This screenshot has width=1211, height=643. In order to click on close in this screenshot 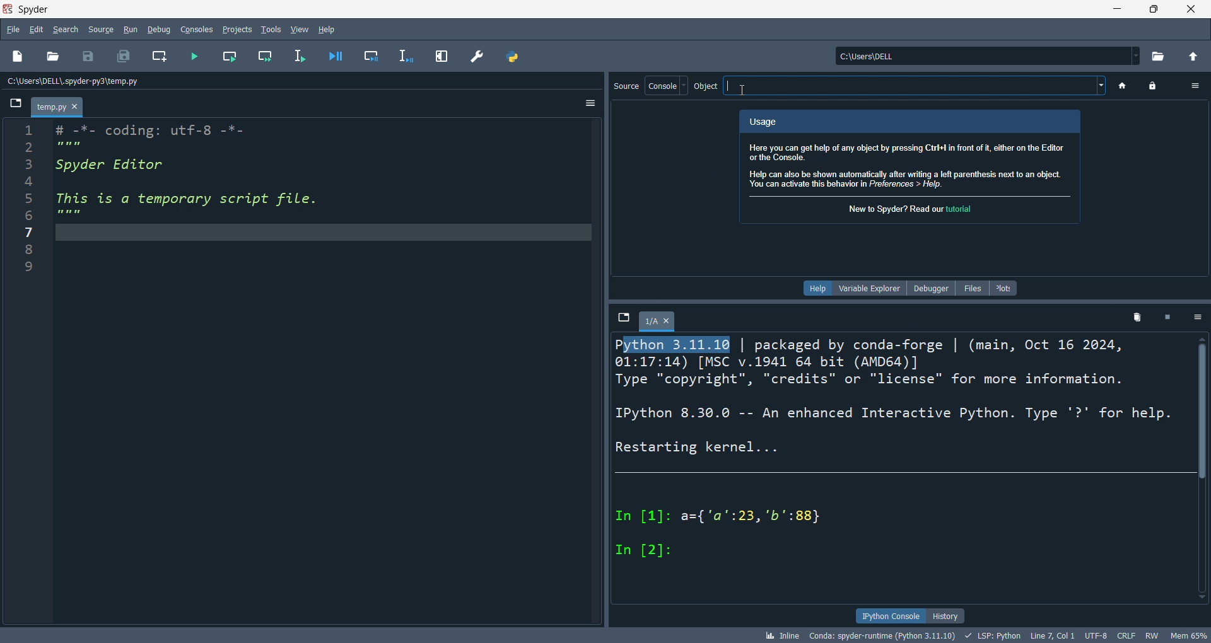, I will do `click(1191, 9)`.